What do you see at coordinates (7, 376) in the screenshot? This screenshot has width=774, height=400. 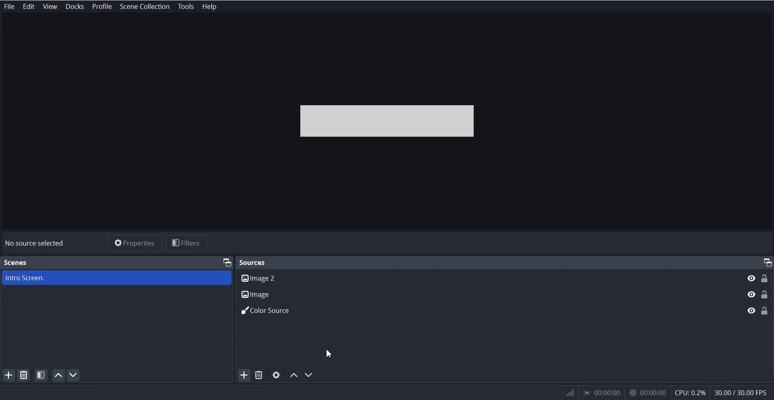 I see `Add Scene` at bounding box center [7, 376].